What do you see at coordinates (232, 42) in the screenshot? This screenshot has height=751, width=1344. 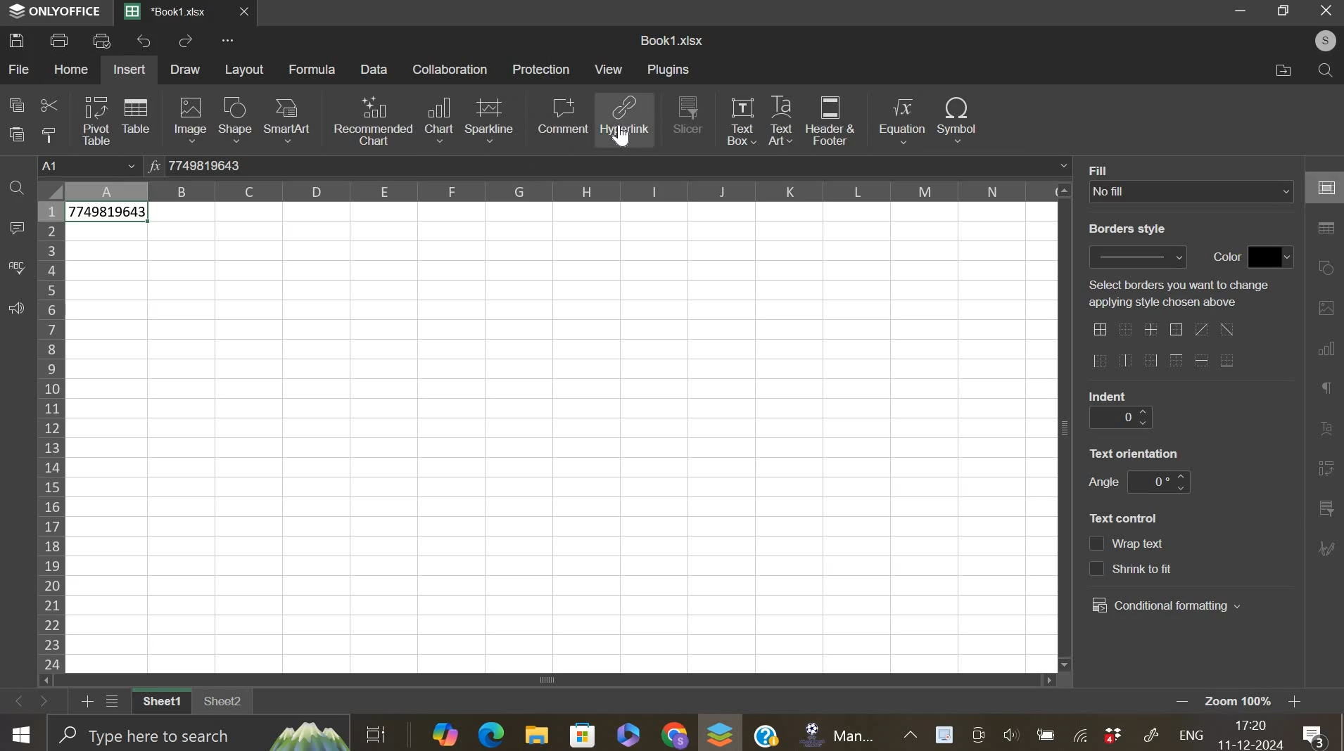 I see `view more` at bounding box center [232, 42].